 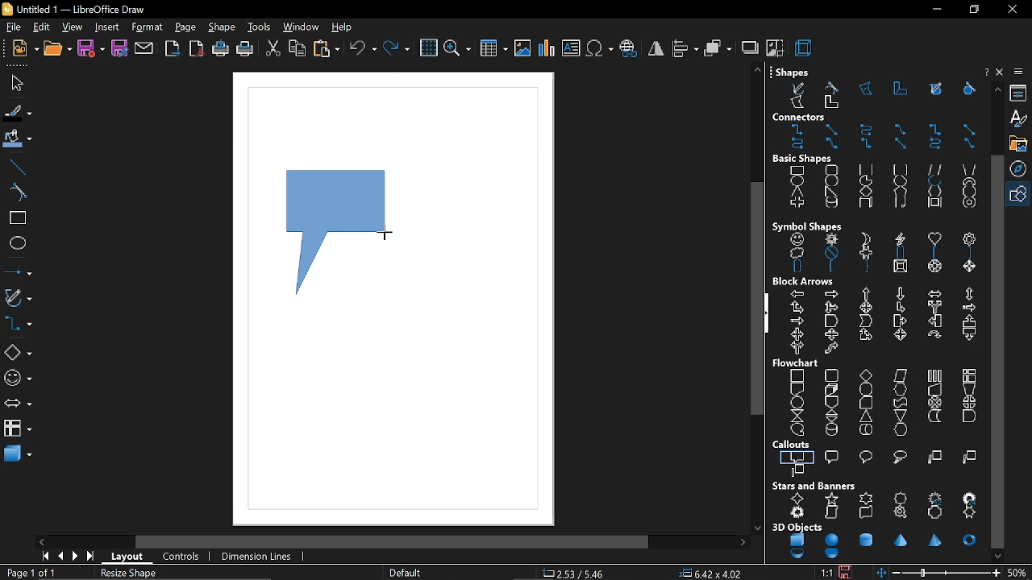 What do you see at coordinates (302, 27) in the screenshot?
I see `window` at bounding box center [302, 27].